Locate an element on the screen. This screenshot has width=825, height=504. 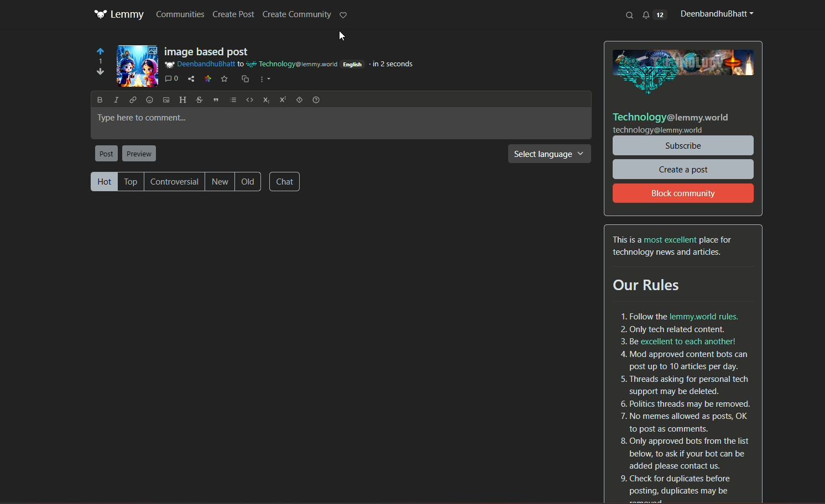
5. Threads asking for personal tech support may be deleted. is located at coordinates (681, 383).